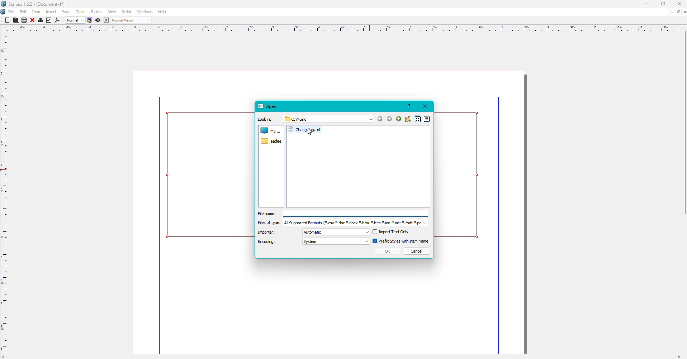 This screenshot has height=359, width=687. Describe the element at coordinates (51, 12) in the screenshot. I see `Insert` at that location.